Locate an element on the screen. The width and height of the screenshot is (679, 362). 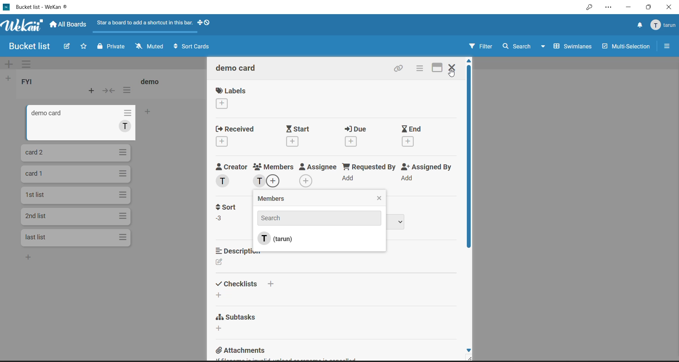
swimlane actions is located at coordinates (30, 64).